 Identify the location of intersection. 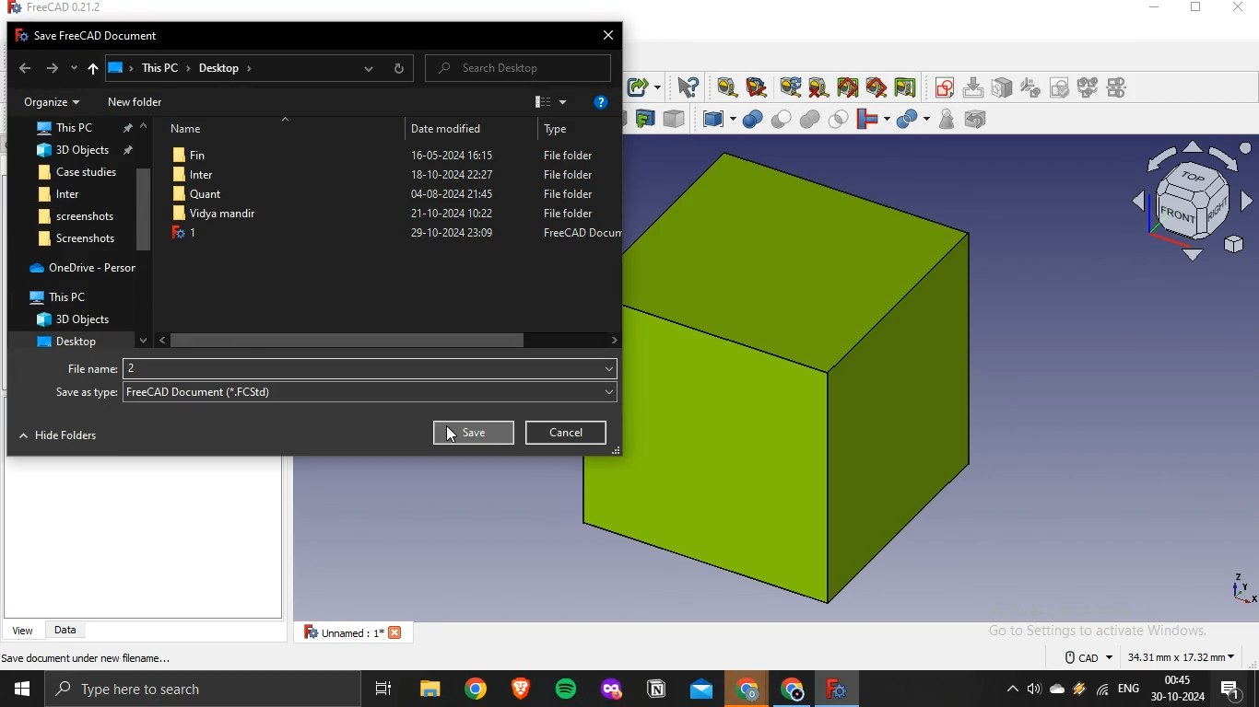
(837, 119).